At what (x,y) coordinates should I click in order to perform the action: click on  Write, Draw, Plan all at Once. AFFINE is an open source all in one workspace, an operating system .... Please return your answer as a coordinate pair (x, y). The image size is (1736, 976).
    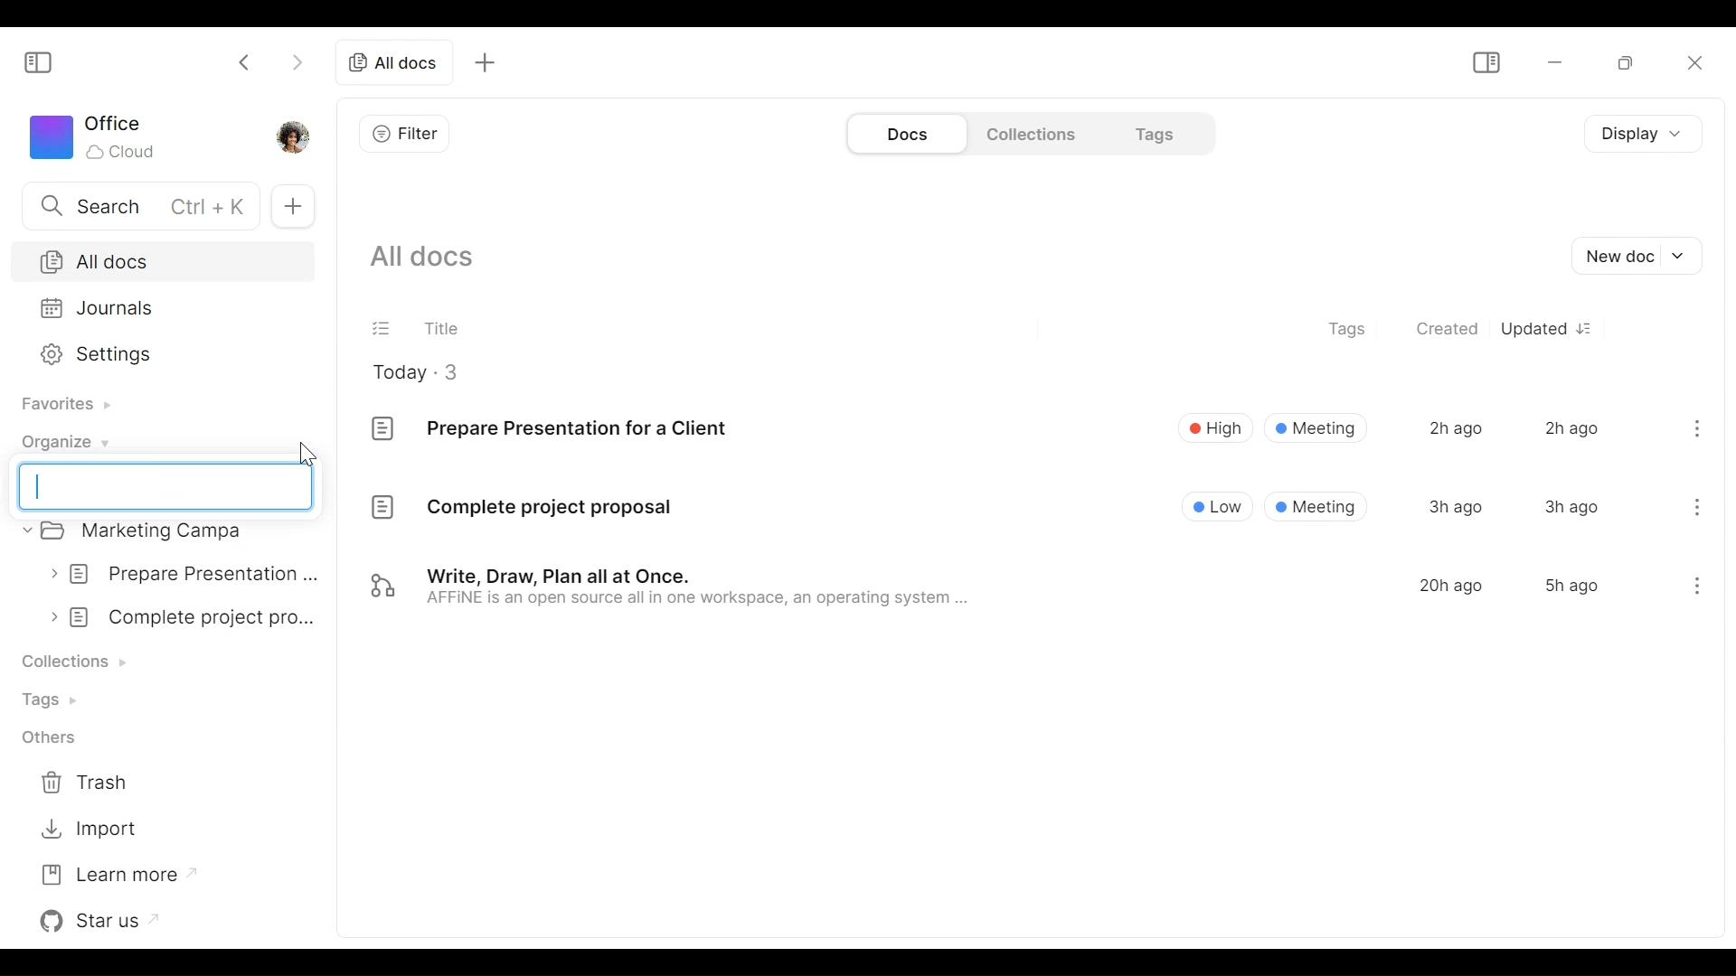
    Looking at the image, I should click on (672, 589).